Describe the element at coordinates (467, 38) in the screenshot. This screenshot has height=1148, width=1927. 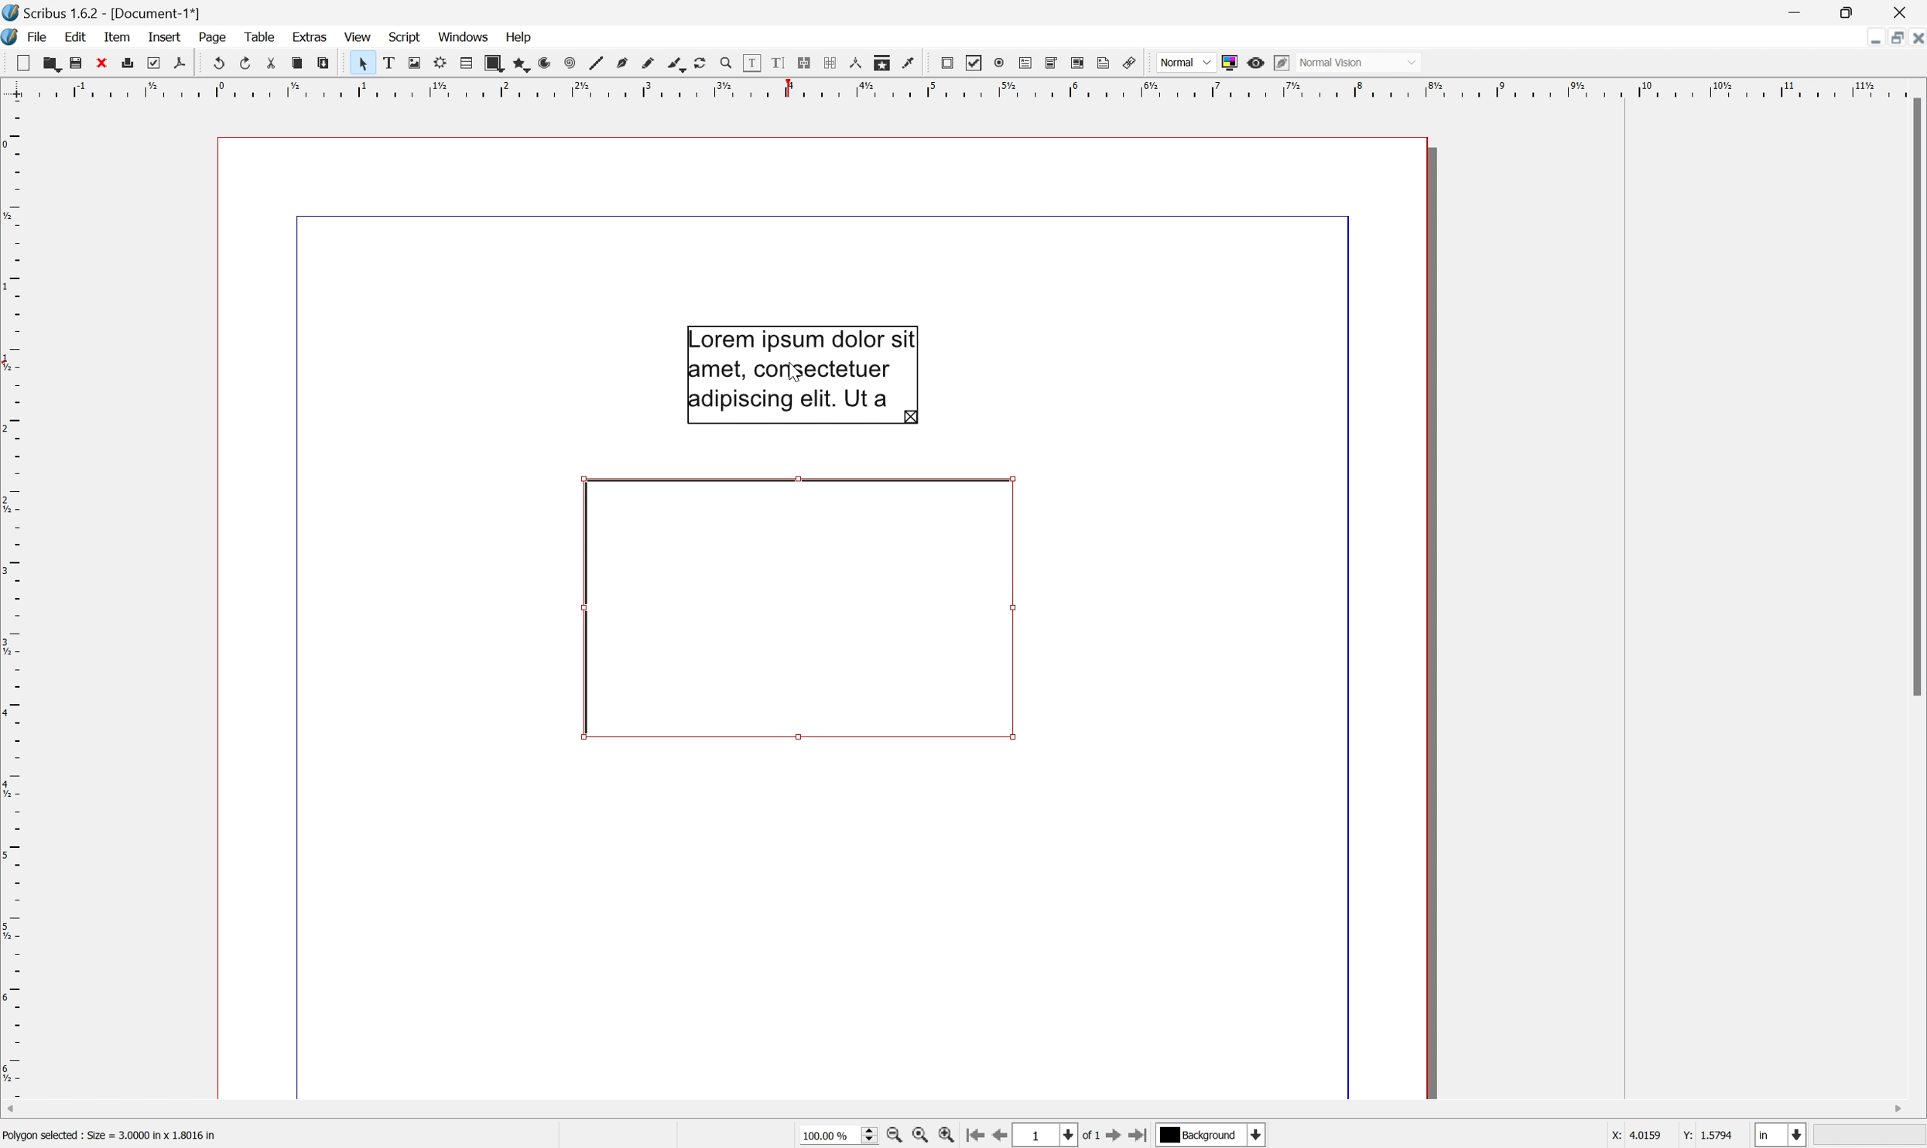
I see `Windows` at that location.